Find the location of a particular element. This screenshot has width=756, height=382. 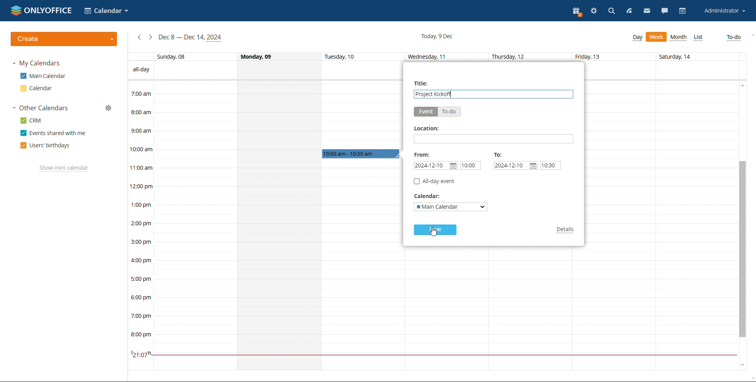

onlyoffice is located at coordinates (42, 10).